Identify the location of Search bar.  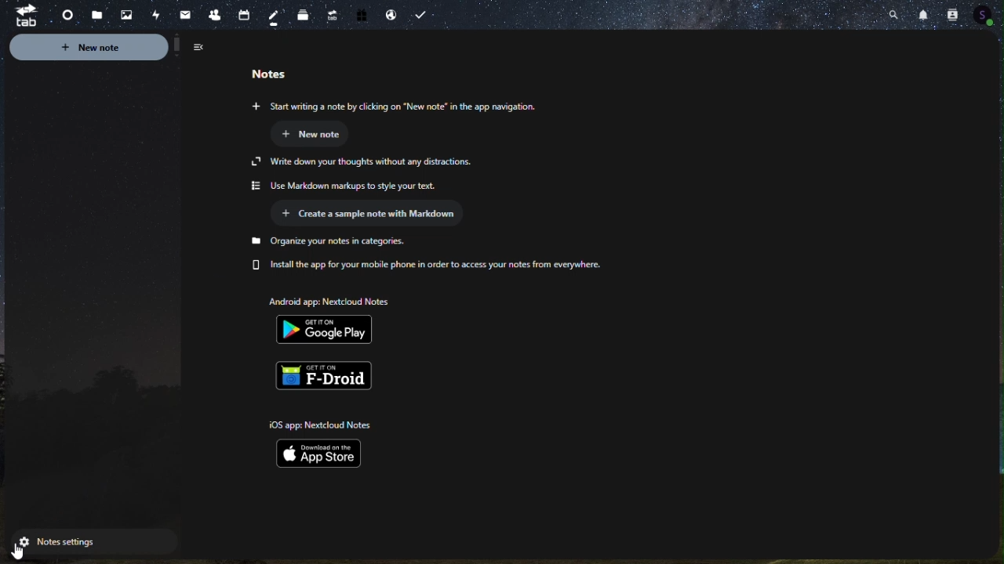
(892, 13).